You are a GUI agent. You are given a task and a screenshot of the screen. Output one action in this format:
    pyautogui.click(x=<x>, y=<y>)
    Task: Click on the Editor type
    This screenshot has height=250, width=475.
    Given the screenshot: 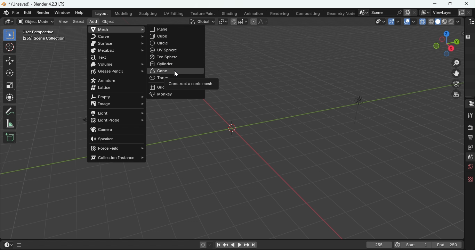 What is the action you would take?
    pyautogui.click(x=9, y=22)
    